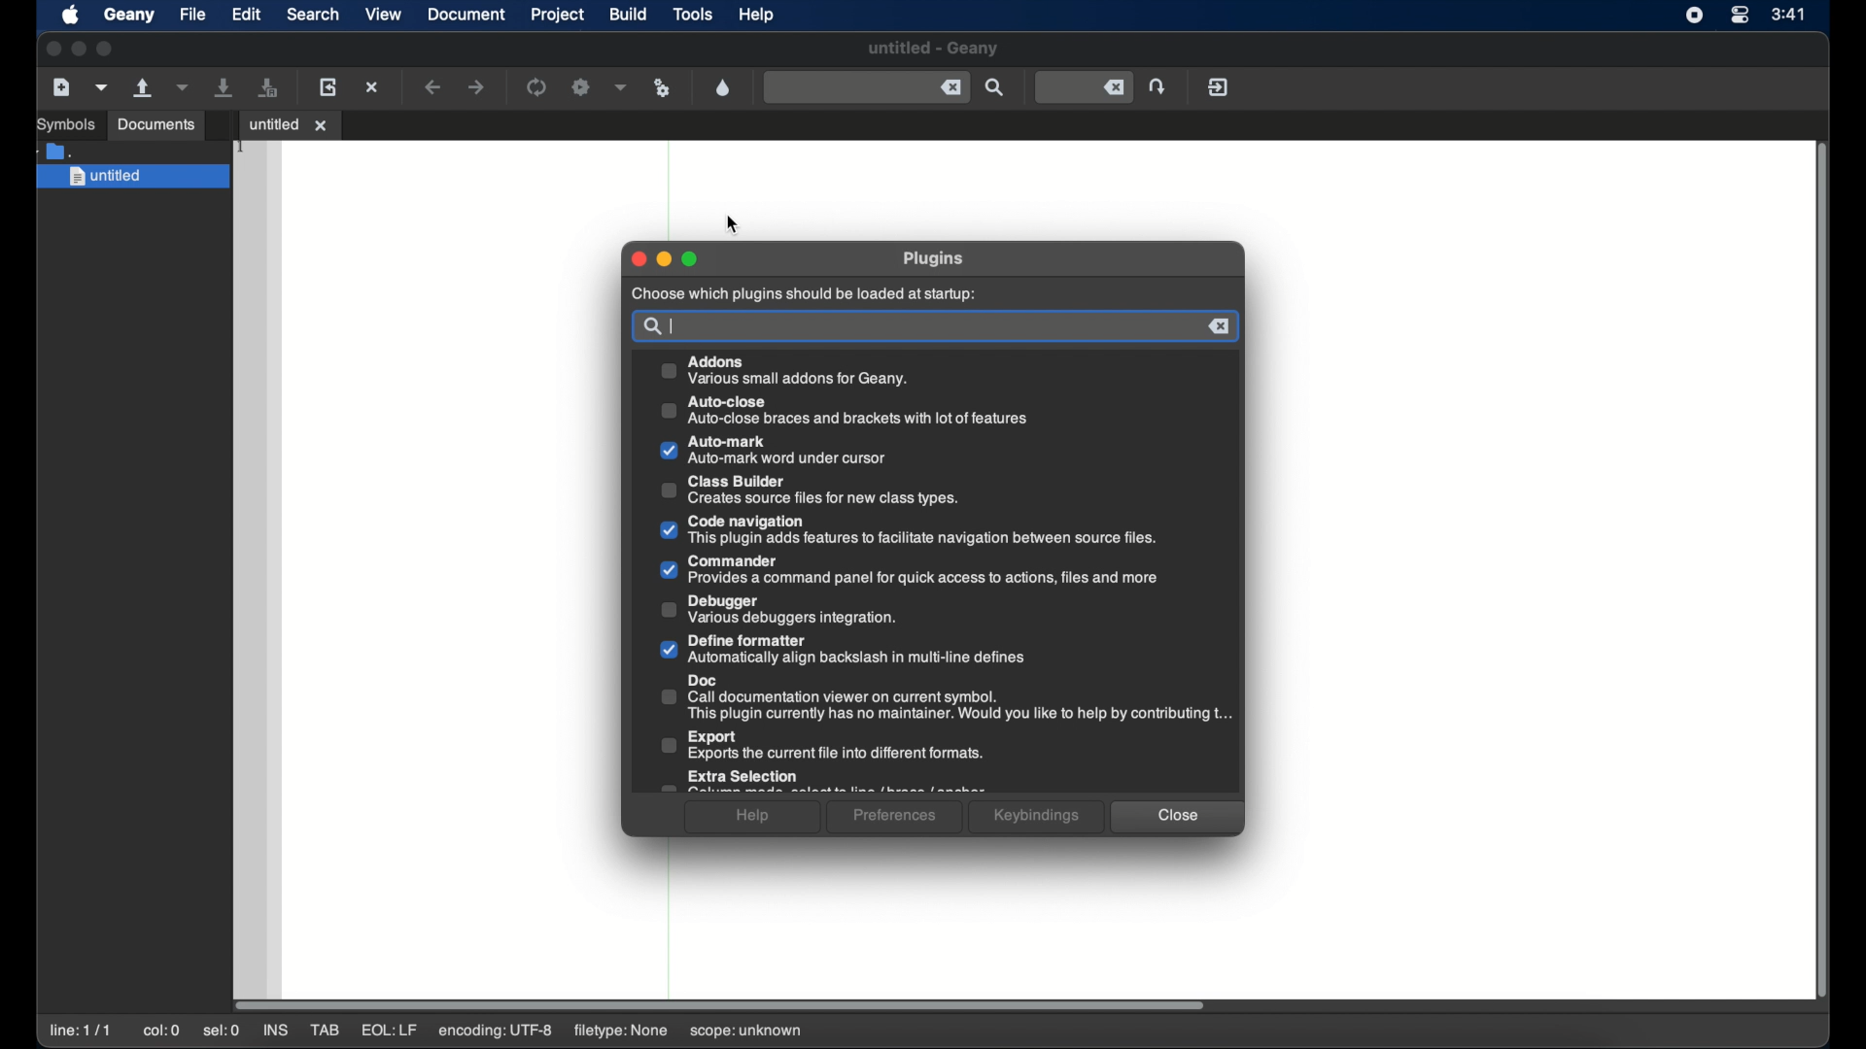 The height and width of the screenshot is (1049, 1866). I want to click on load the current file from disk, so click(328, 88).